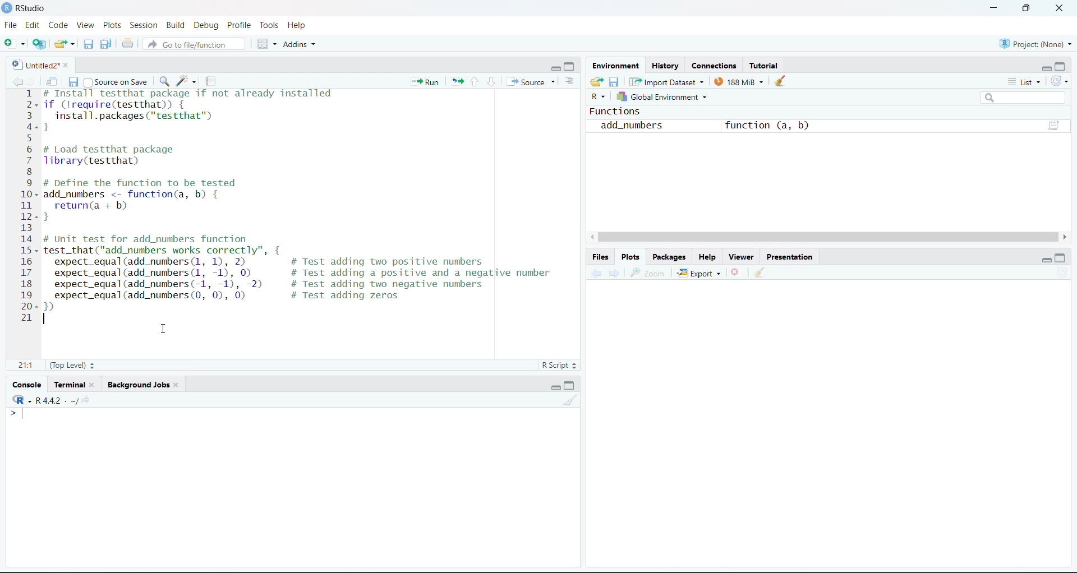  Describe the element at coordinates (144, 25) in the screenshot. I see `Session` at that location.